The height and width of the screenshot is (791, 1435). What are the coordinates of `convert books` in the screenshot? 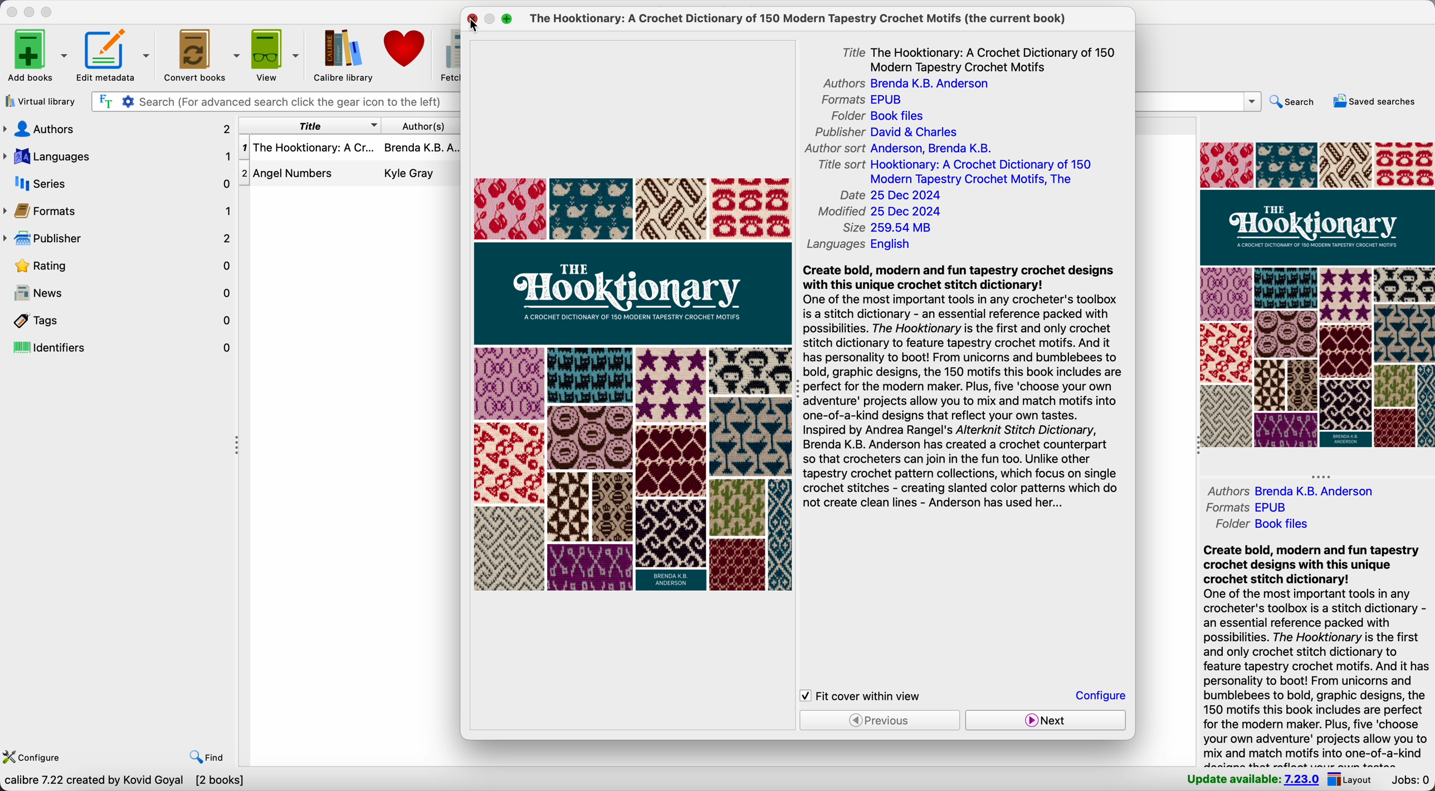 It's located at (199, 53).